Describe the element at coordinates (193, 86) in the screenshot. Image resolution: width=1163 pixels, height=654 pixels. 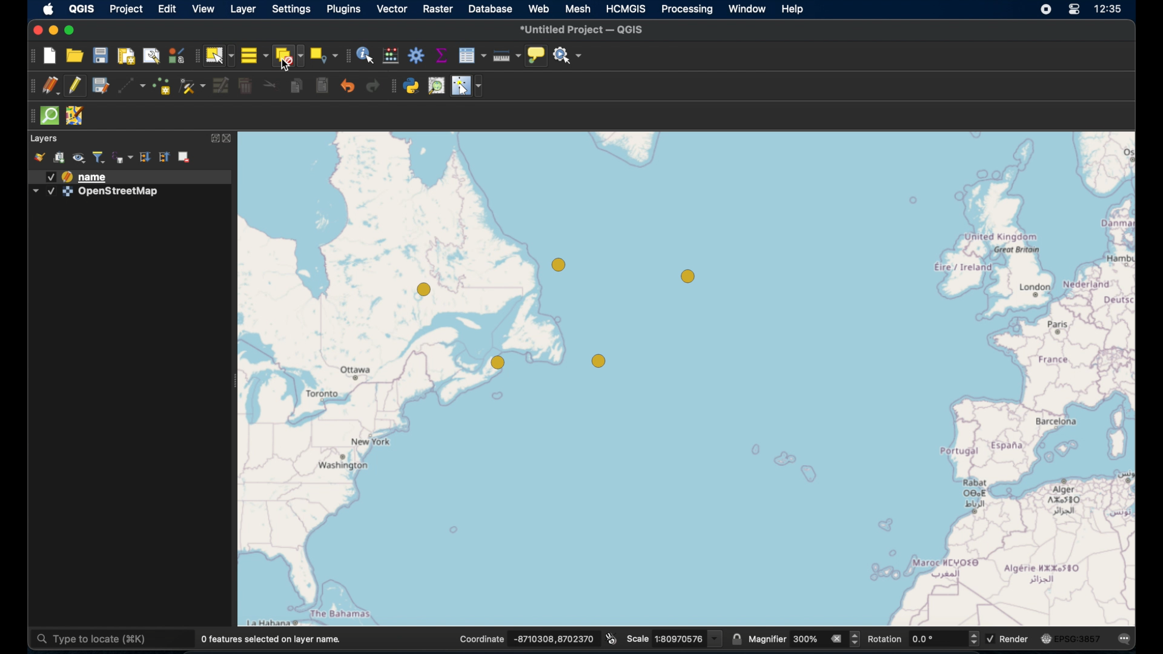
I see `vertex tool` at that location.